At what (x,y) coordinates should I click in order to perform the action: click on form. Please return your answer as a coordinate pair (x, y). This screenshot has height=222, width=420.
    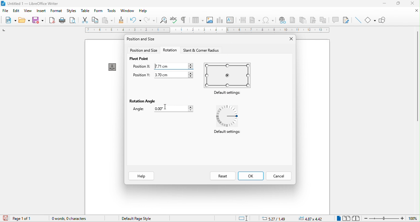
    Looking at the image, I should click on (97, 11).